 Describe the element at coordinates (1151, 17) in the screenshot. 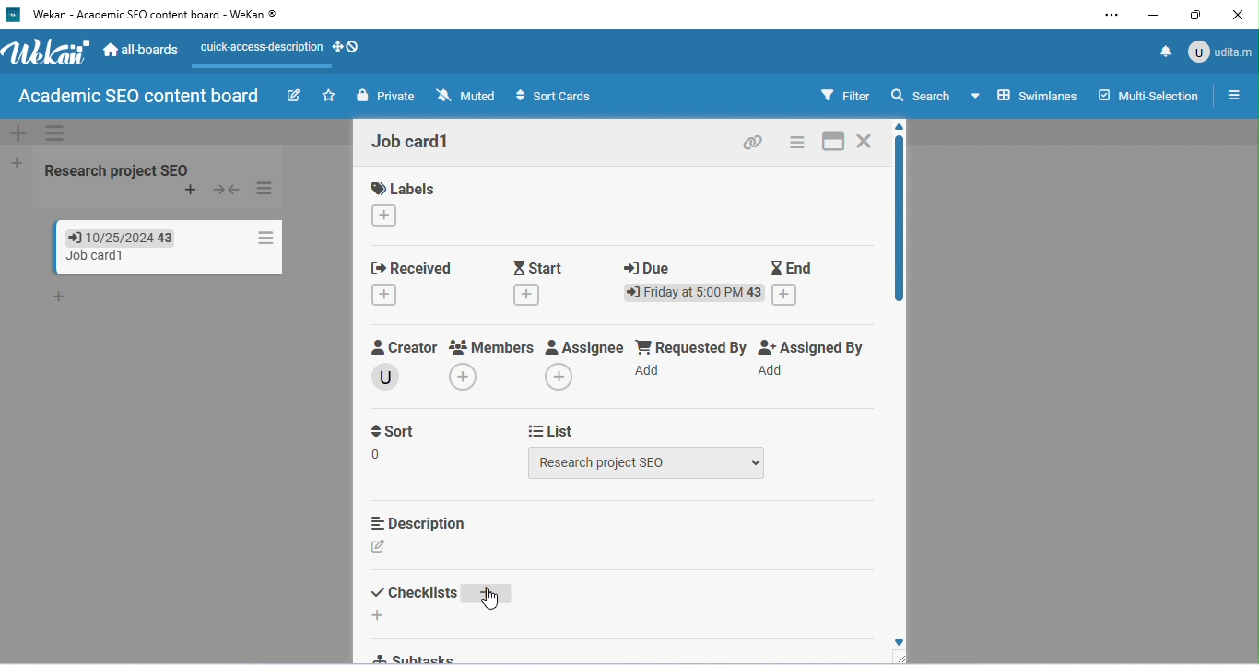

I see `minimize` at that location.